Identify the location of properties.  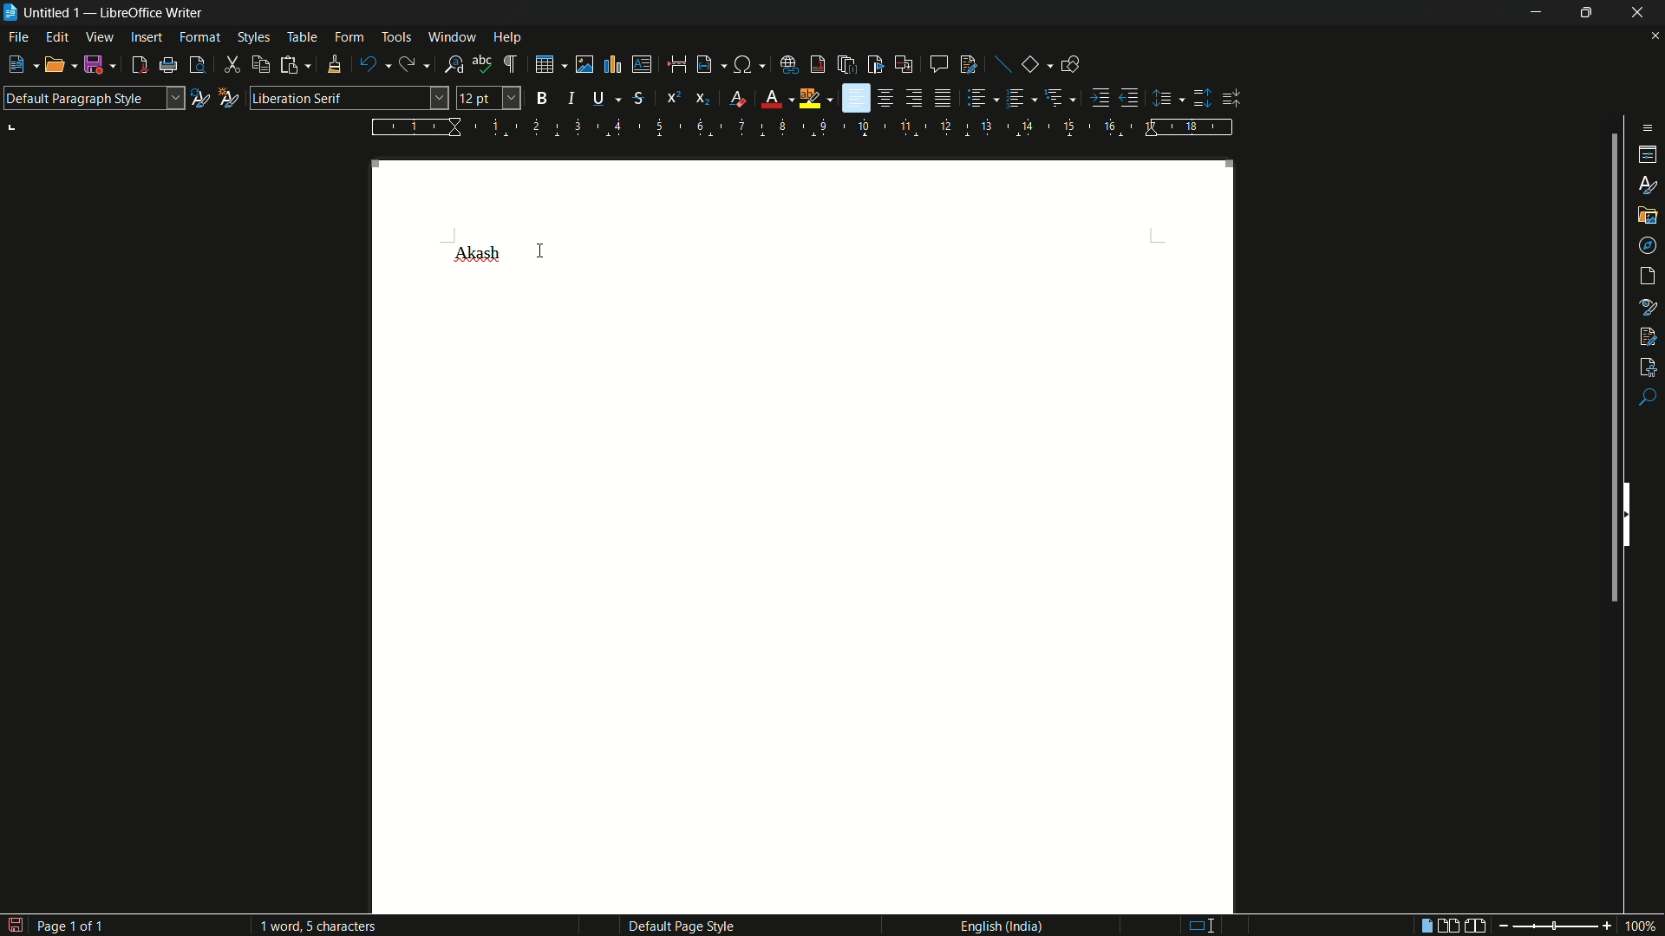
(1649, 155).